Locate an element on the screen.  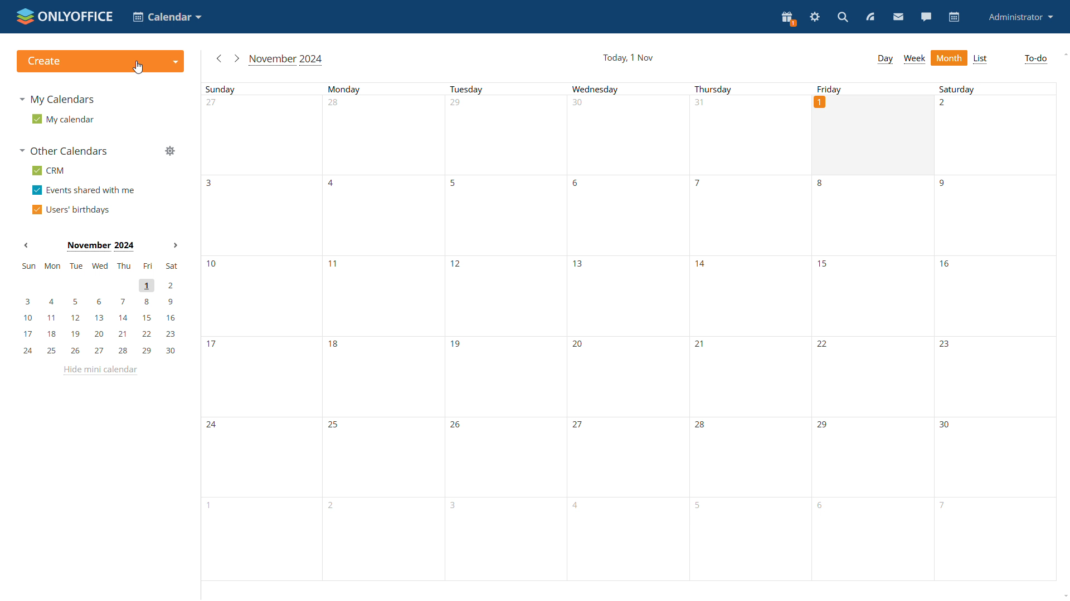
manage is located at coordinates (169, 151).